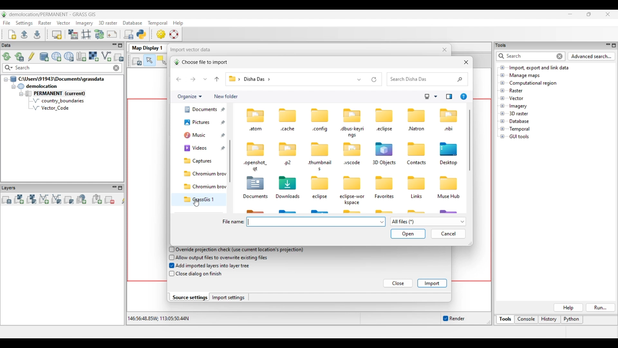 The height and width of the screenshot is (348, 618). What do you see at coordinates (502, 113) in the screenshot?
I see `Click to open files under 3D Raster` at bounding box center [502, 113].